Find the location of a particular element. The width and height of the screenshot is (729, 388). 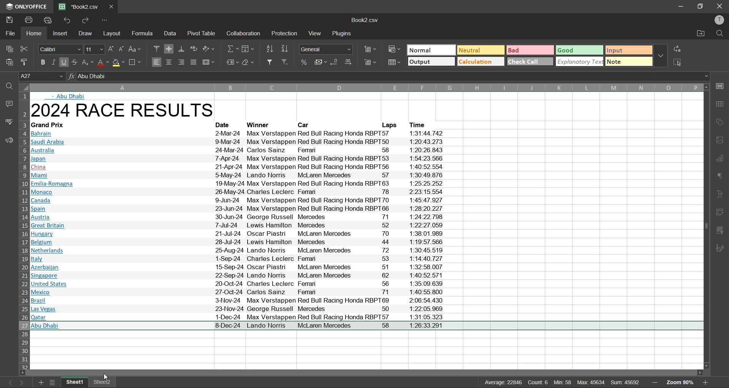

delete cells is located at coordinates (370, 63).